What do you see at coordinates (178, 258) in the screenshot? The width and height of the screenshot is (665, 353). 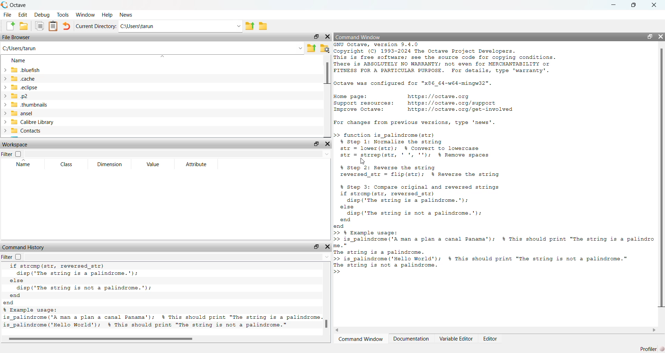 I see `filter input field` at bounding box center [178, 258].